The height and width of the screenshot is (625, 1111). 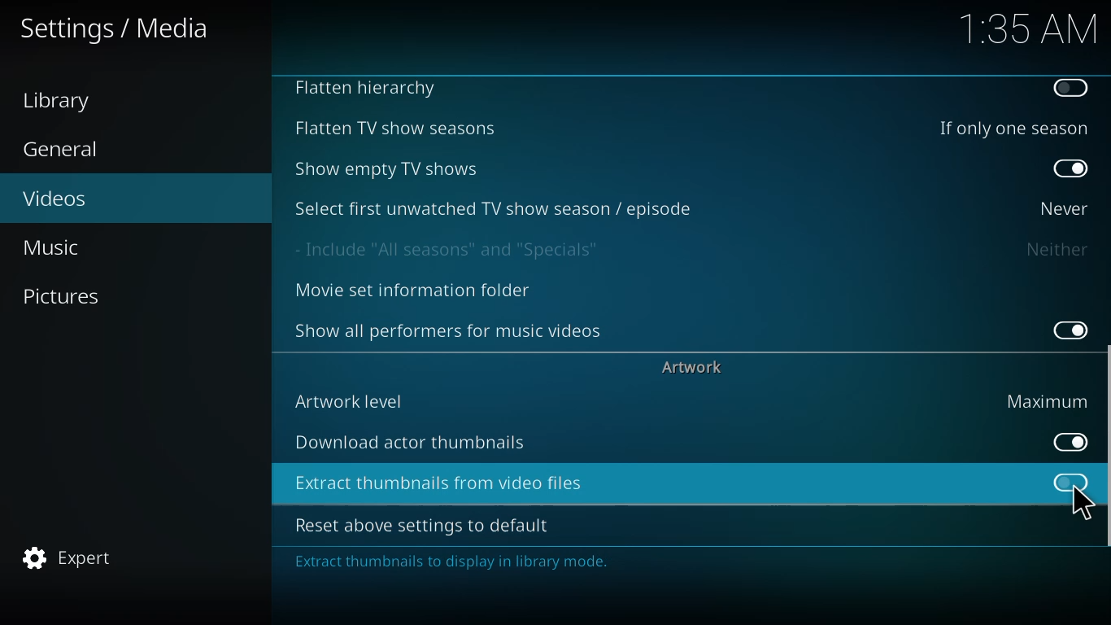 I want to click on select first unwanted TV show, so click(x=495, y=208).